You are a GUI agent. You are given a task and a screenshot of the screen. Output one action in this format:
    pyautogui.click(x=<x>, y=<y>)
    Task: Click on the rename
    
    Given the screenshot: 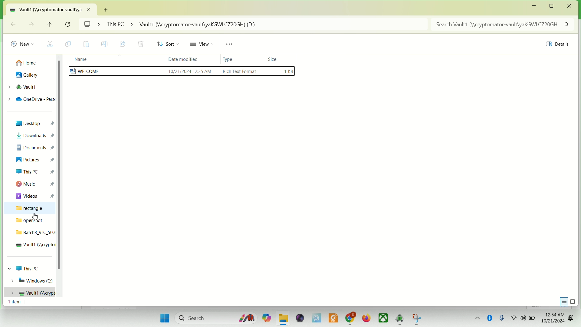 What is the action you would take?
    pyautogui.click(x=105, y=44)
    